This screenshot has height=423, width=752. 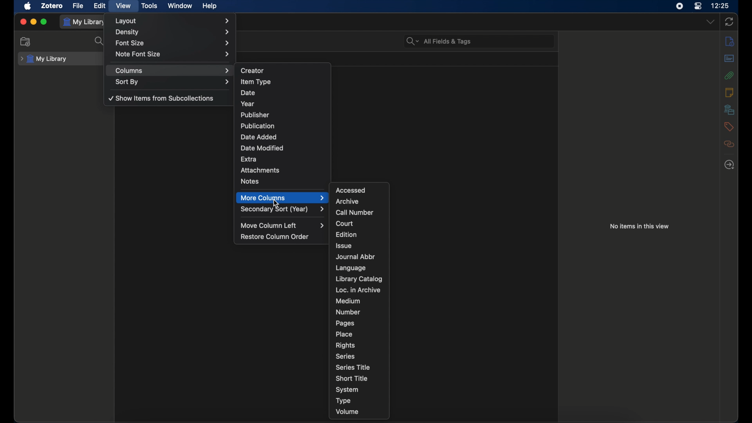 I want to click on year, so click(x=248, y=104).